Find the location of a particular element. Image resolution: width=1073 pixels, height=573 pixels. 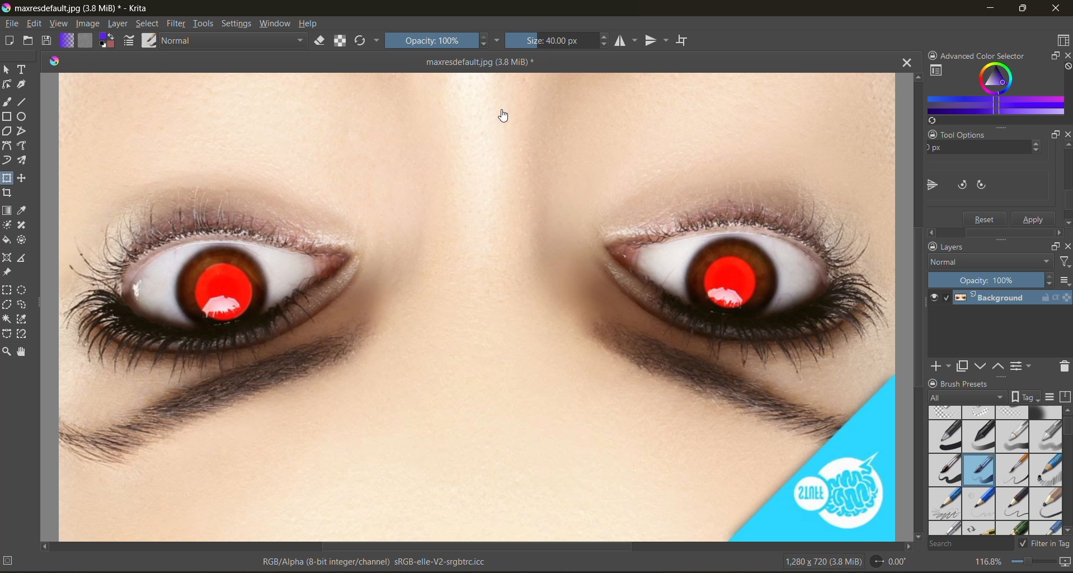

lock docker is located at coordinates (934, 56).